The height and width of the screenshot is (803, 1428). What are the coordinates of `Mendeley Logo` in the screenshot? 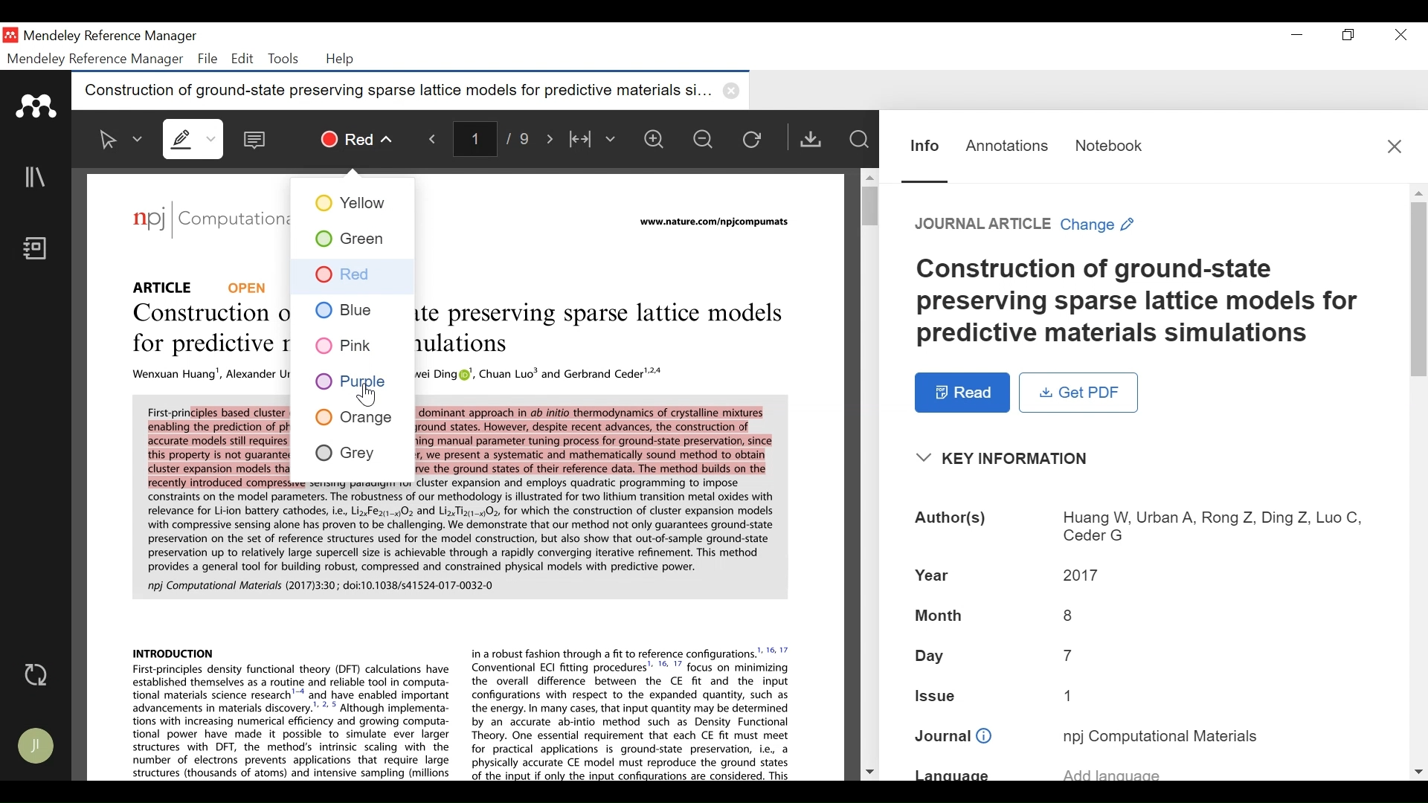 It's located at (36, 106).